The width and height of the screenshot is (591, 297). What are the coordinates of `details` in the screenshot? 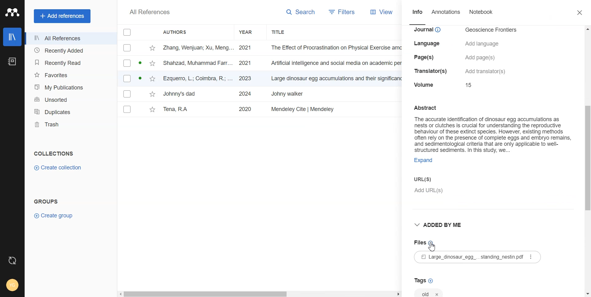 It's located at (425, 85).